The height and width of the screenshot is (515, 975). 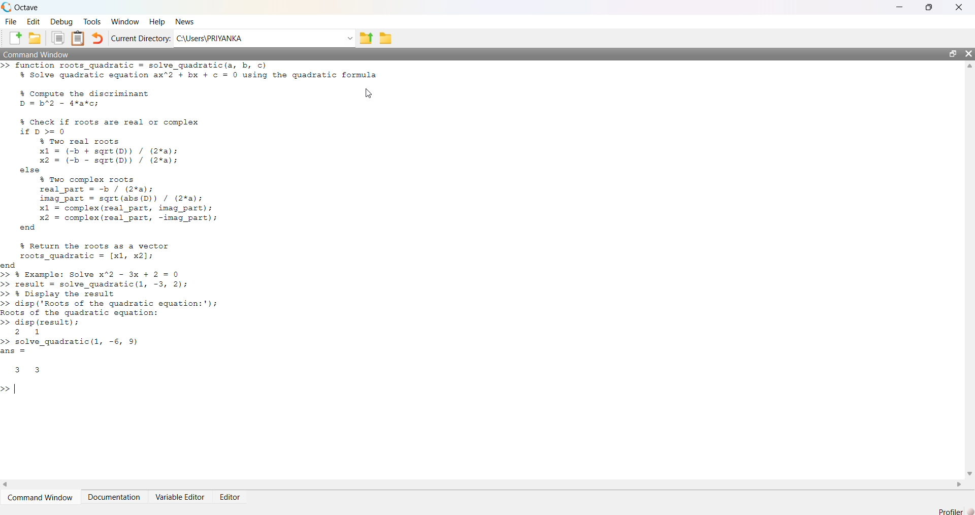 What do you see at coordinates (11, 21) in the screenshot?
I see `File` at bounding box center [11, 21].